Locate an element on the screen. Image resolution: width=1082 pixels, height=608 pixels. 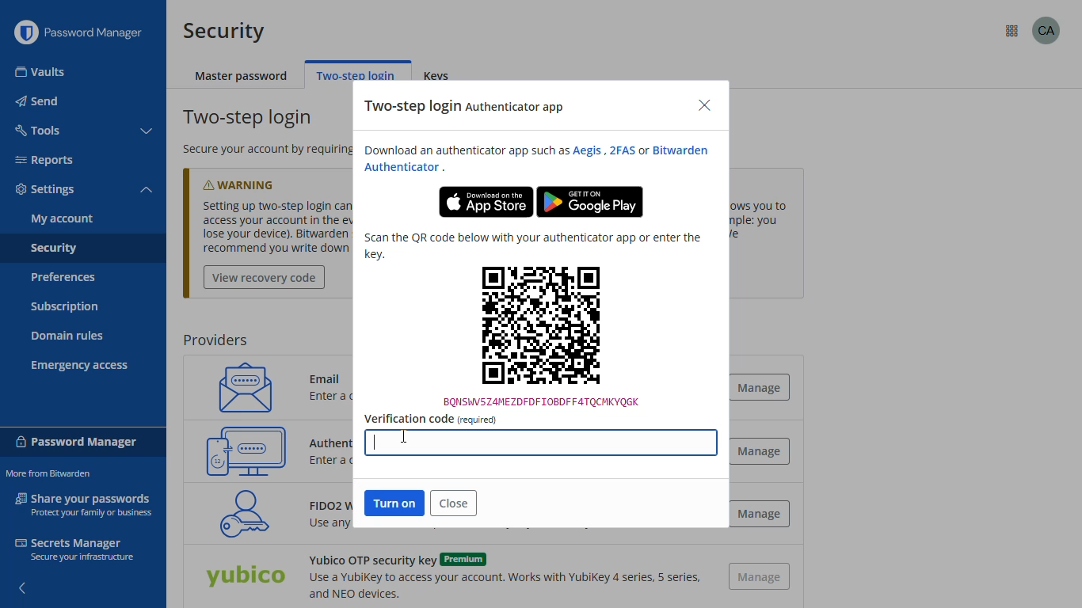
tools is located at coordinates (36, 129).